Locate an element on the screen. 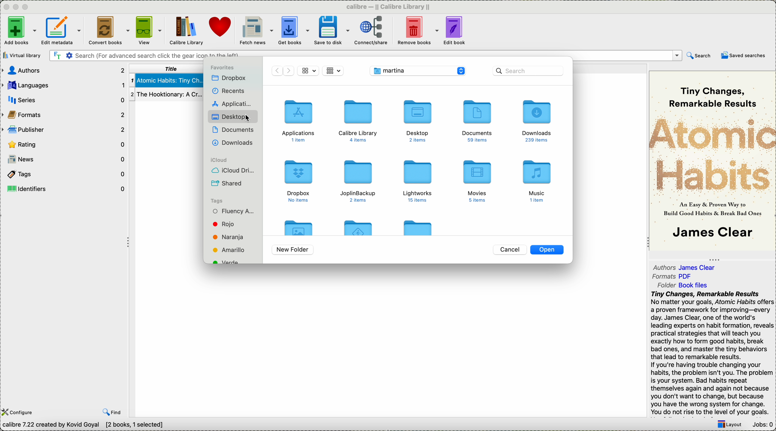  rating is located at coordinates (63, 144).